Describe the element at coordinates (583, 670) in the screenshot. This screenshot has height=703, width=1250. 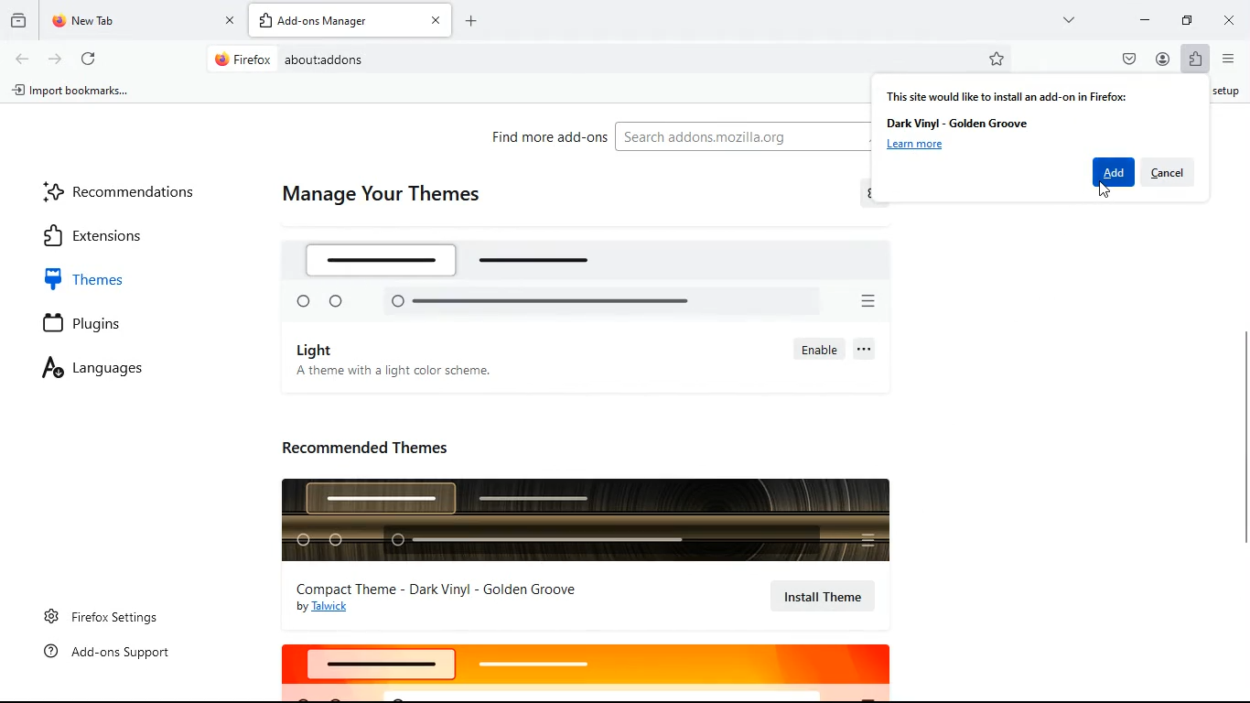
I see `logo` at that location.